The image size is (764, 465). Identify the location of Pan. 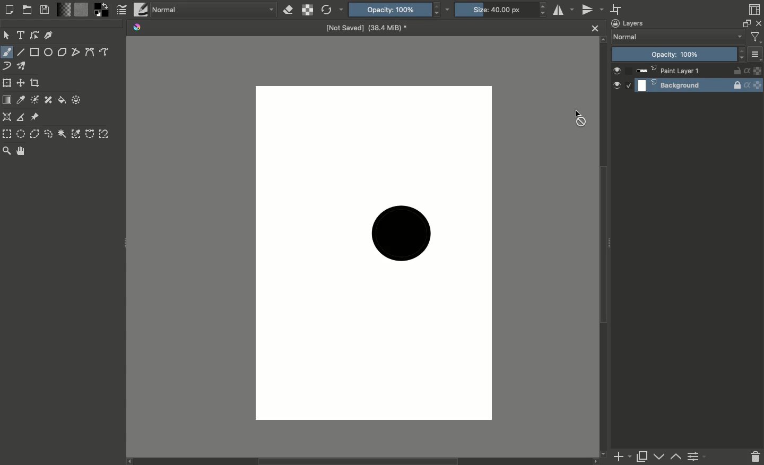
(22, 151).